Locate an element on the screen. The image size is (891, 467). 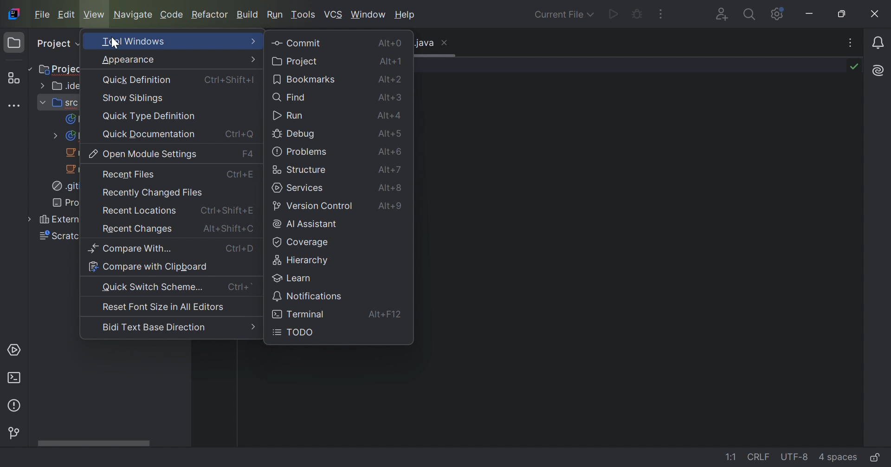
External Libraries is located at coordinates (53, 221).